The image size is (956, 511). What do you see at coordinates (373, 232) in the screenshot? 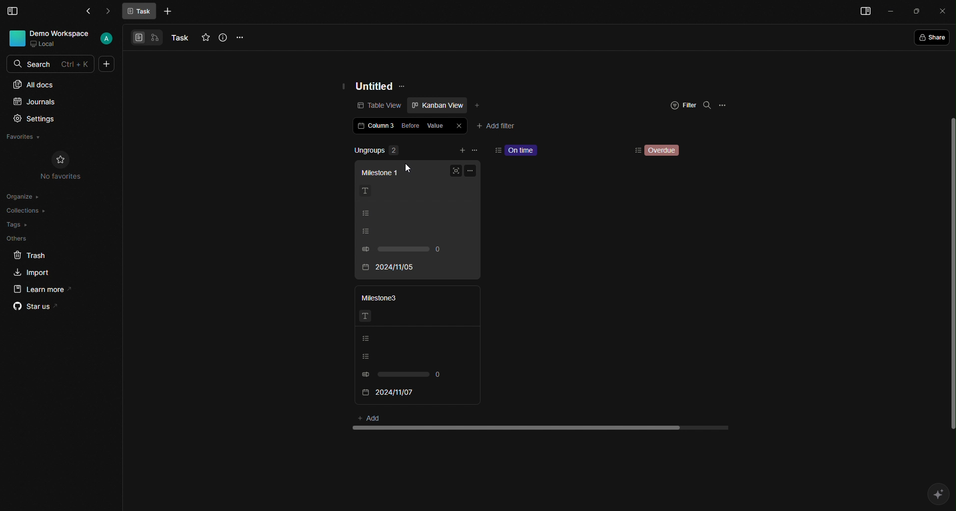
I see `Listing` at bounding box center [373, 232].